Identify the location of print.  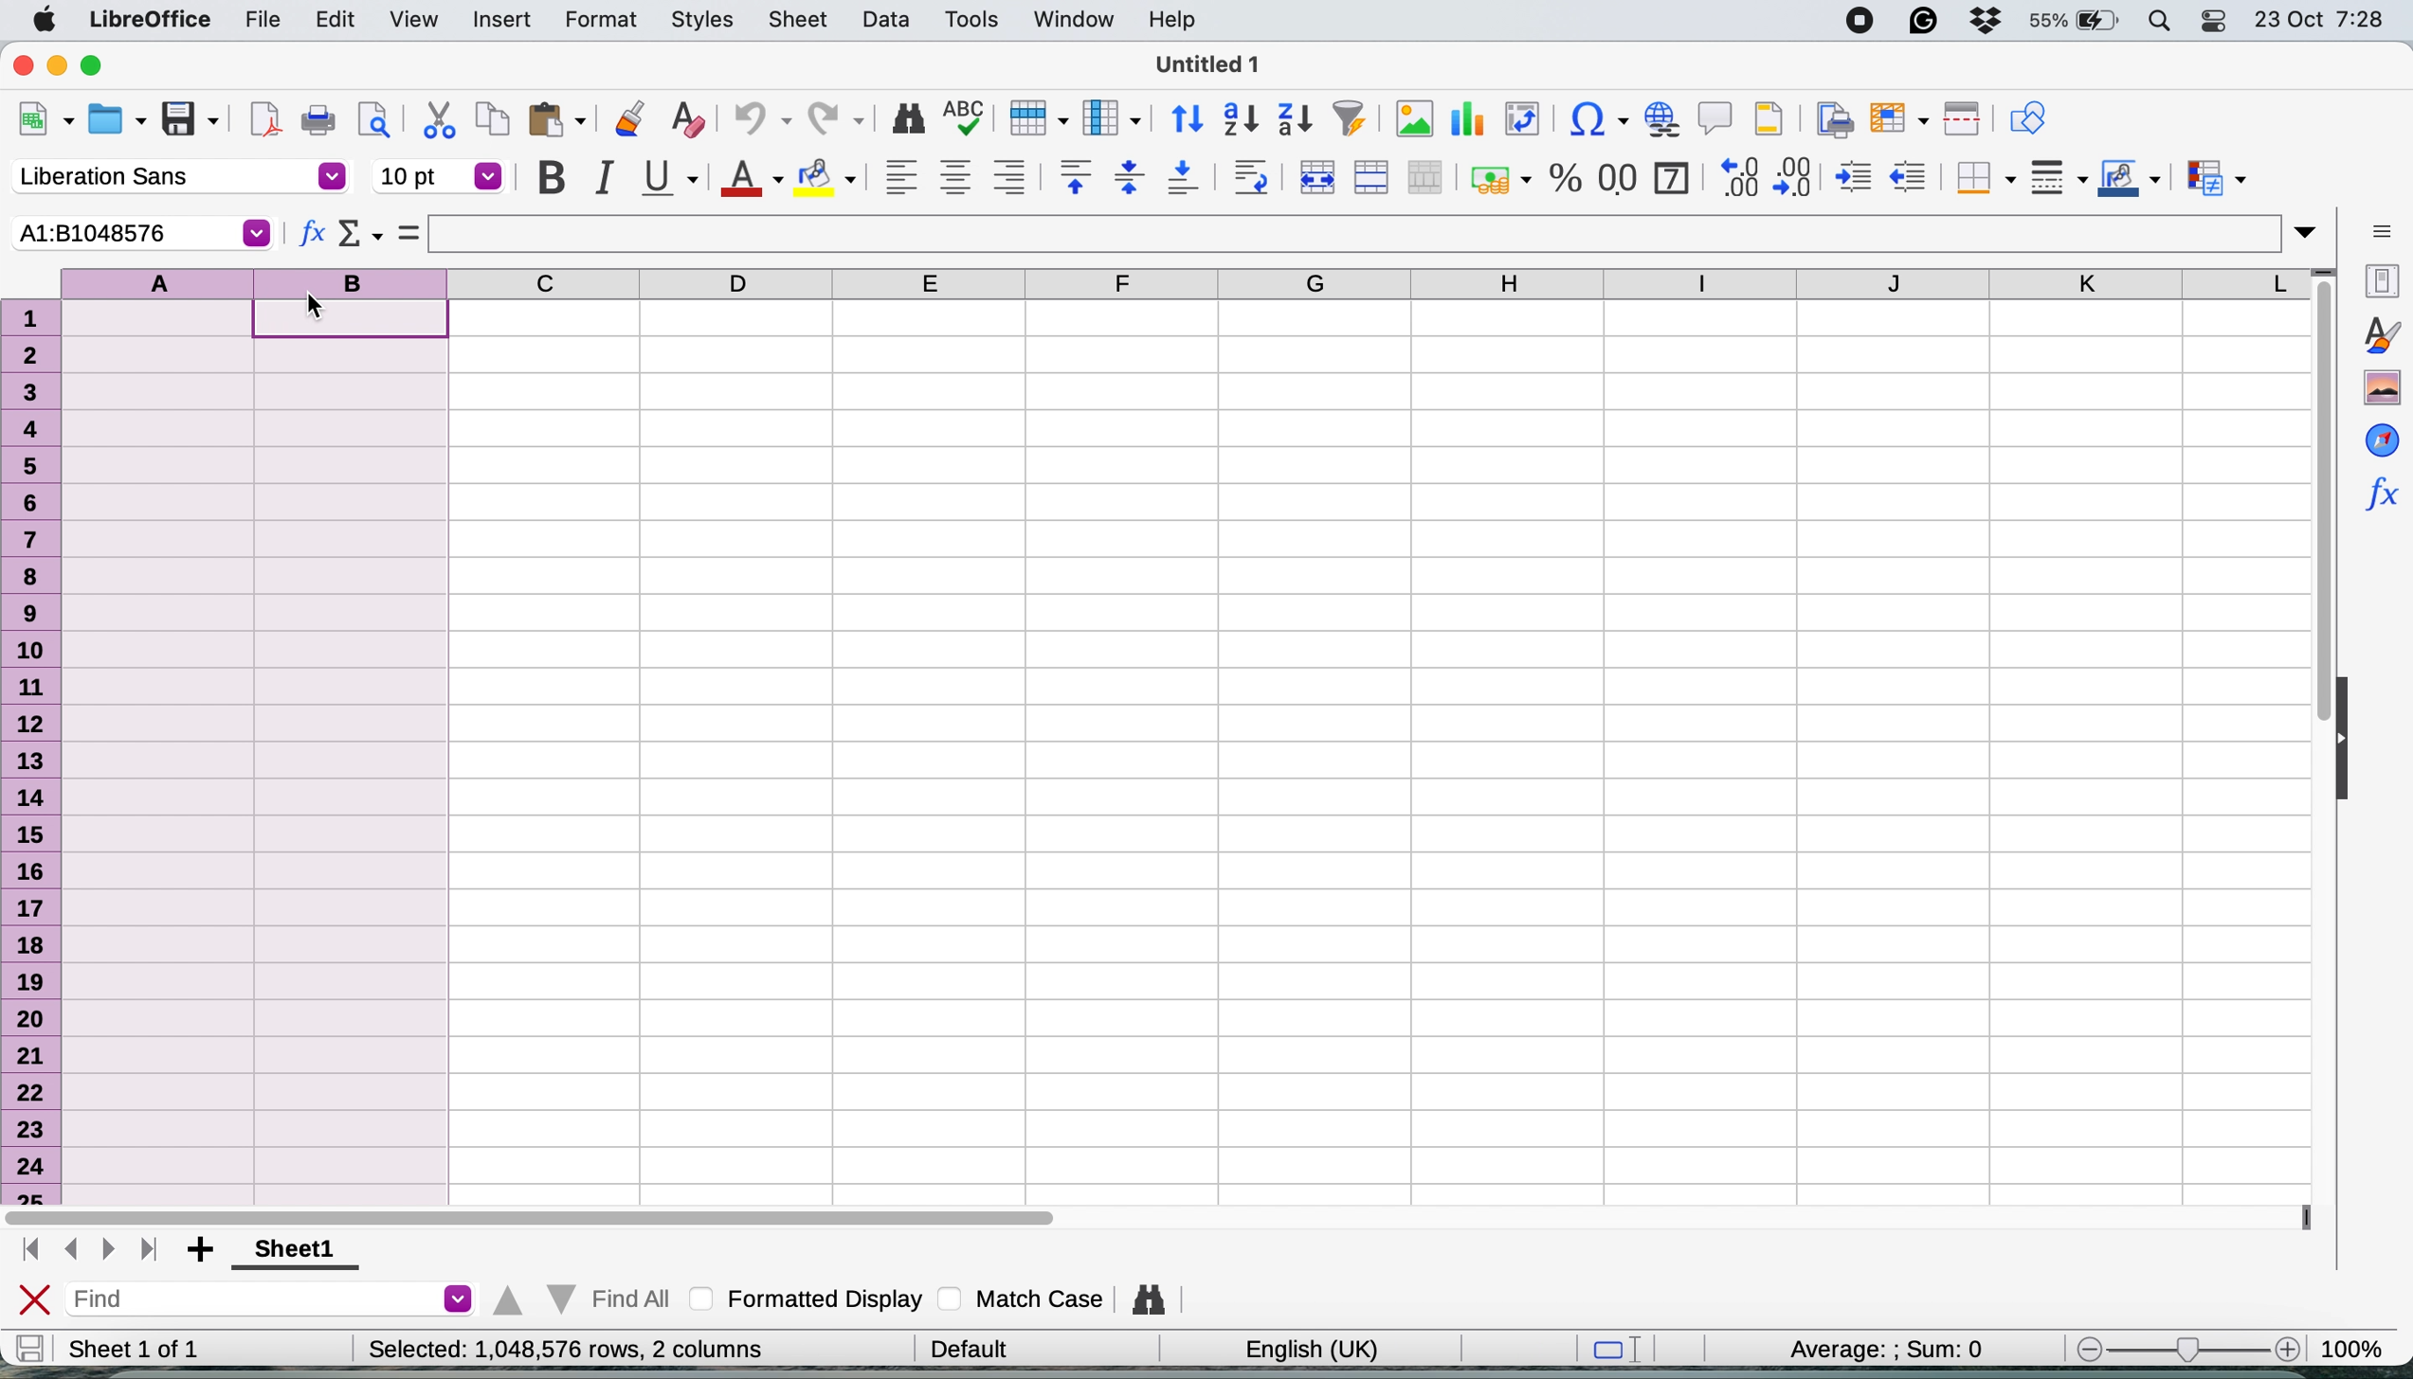
(322, 123).